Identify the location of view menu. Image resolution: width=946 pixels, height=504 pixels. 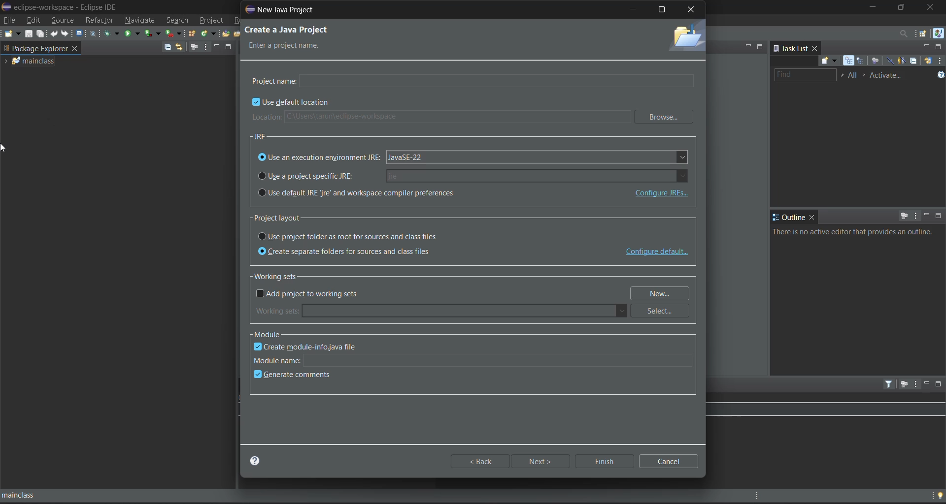
(205, 47).